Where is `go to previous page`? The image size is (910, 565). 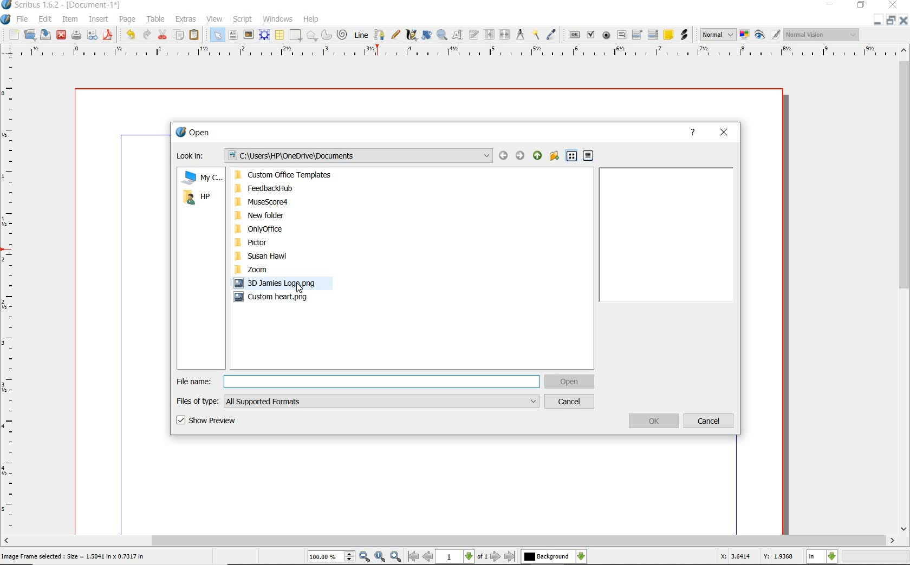 go to previous page is located at coordinates (427, 557).